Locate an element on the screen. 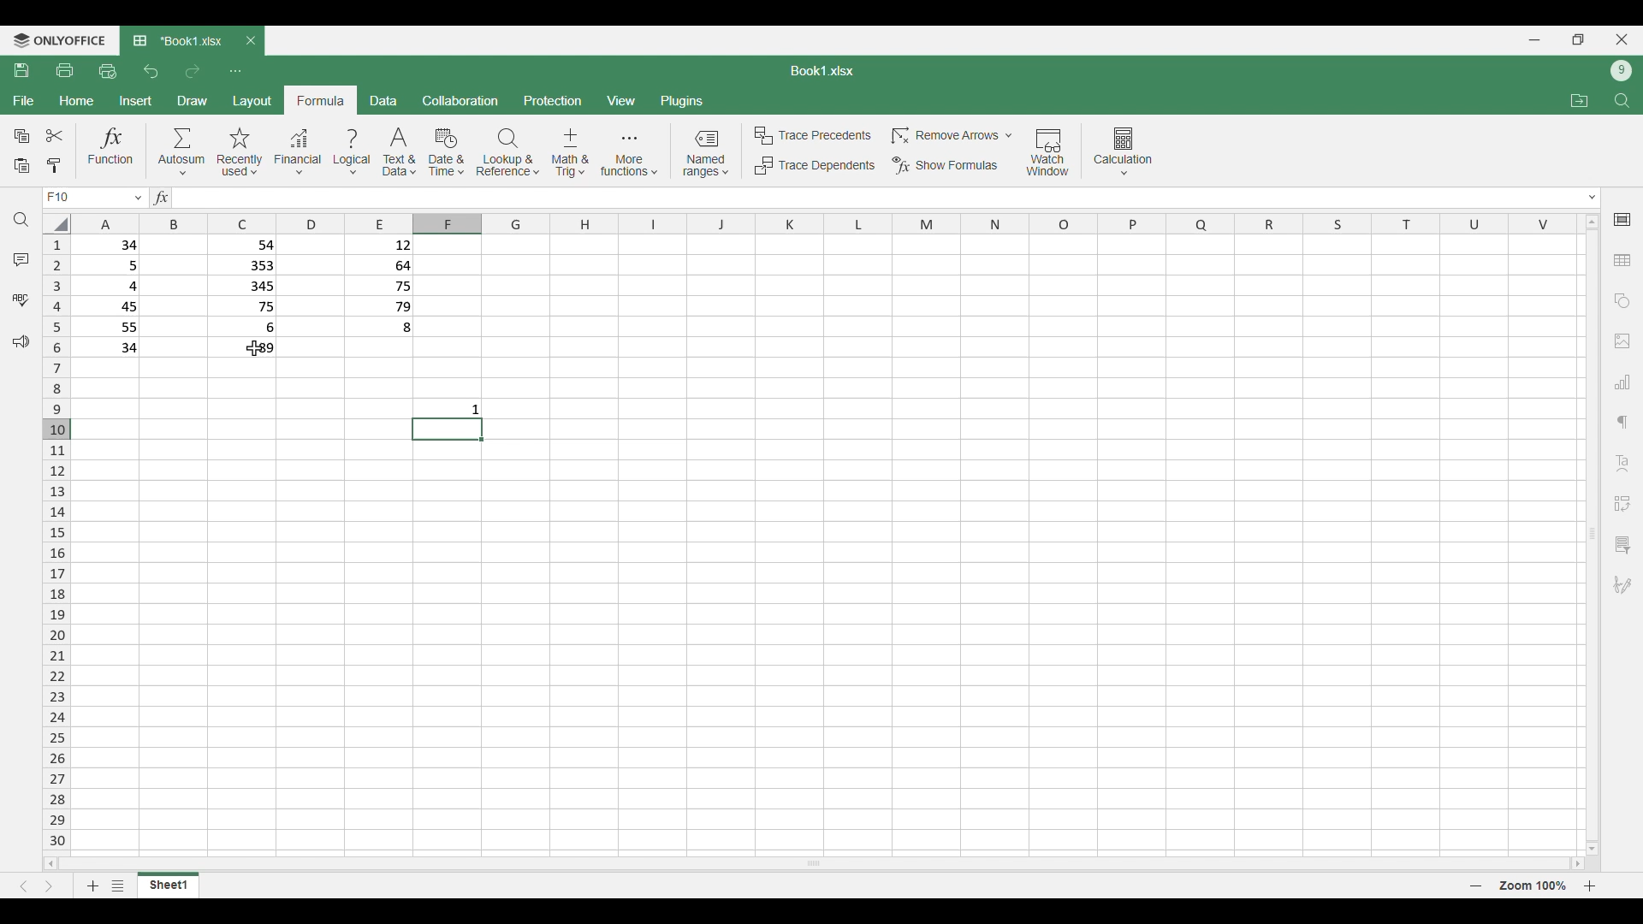 The image size is (1643, 924). Funtion is located at coordinates (111, 150).